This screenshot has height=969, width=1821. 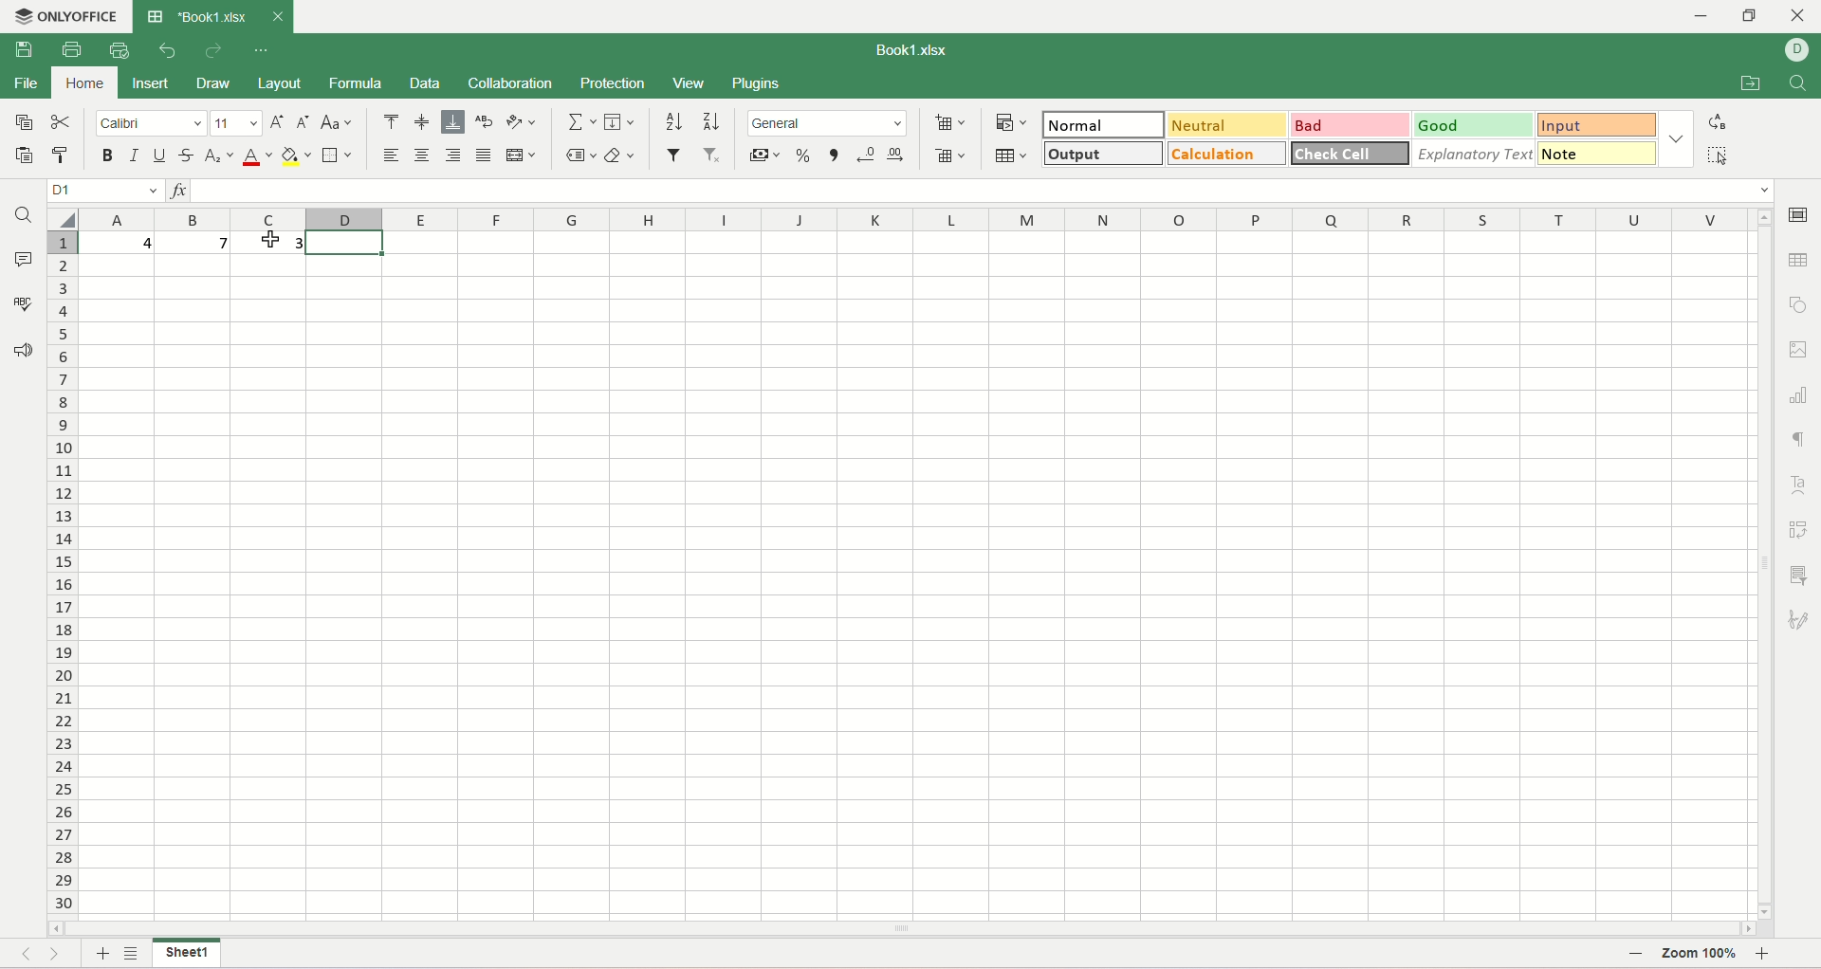 What do you see at coordinates (26, 157) in the screenshot?
I see `paste` at bounding box center [26, 157].